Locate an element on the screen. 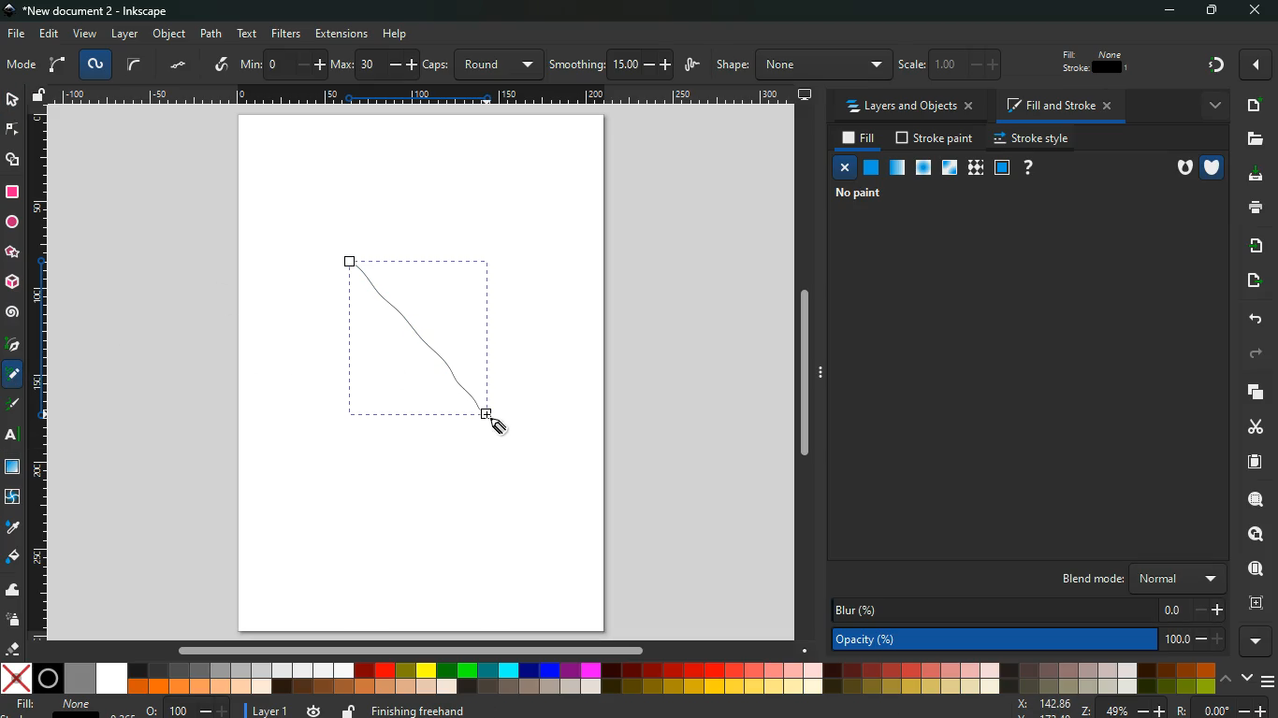 The image size is (1278, 718). maximize is located at coordinates (1207, 10).